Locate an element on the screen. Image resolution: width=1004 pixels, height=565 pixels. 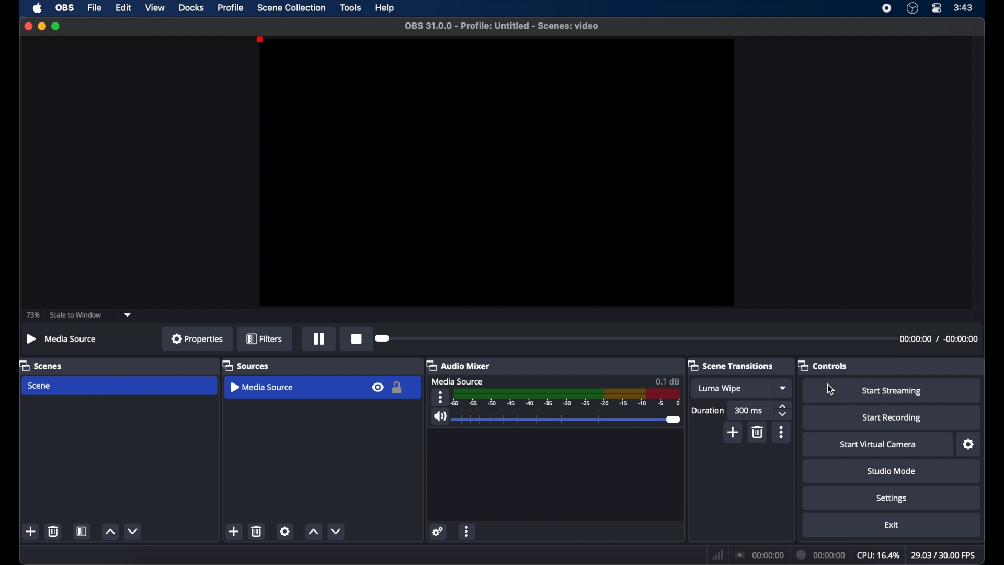
start recording is located at coordinates (892, 418).